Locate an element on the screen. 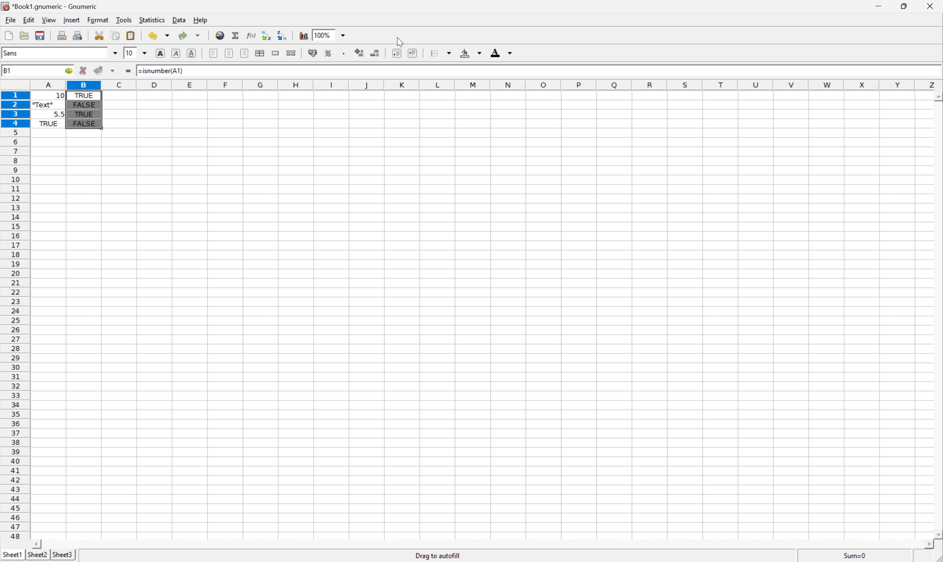 The image size is (943, 562). Sheet2 is located at coordinates (37, 556).